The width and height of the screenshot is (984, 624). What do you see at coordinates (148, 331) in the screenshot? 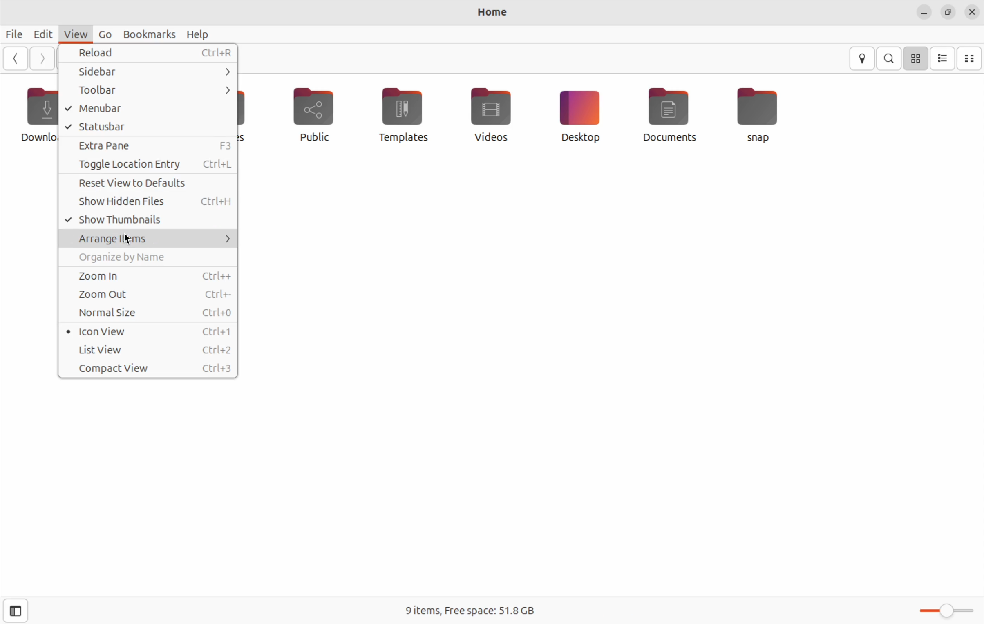
I see `icon view` at bounding box center [148, 331].